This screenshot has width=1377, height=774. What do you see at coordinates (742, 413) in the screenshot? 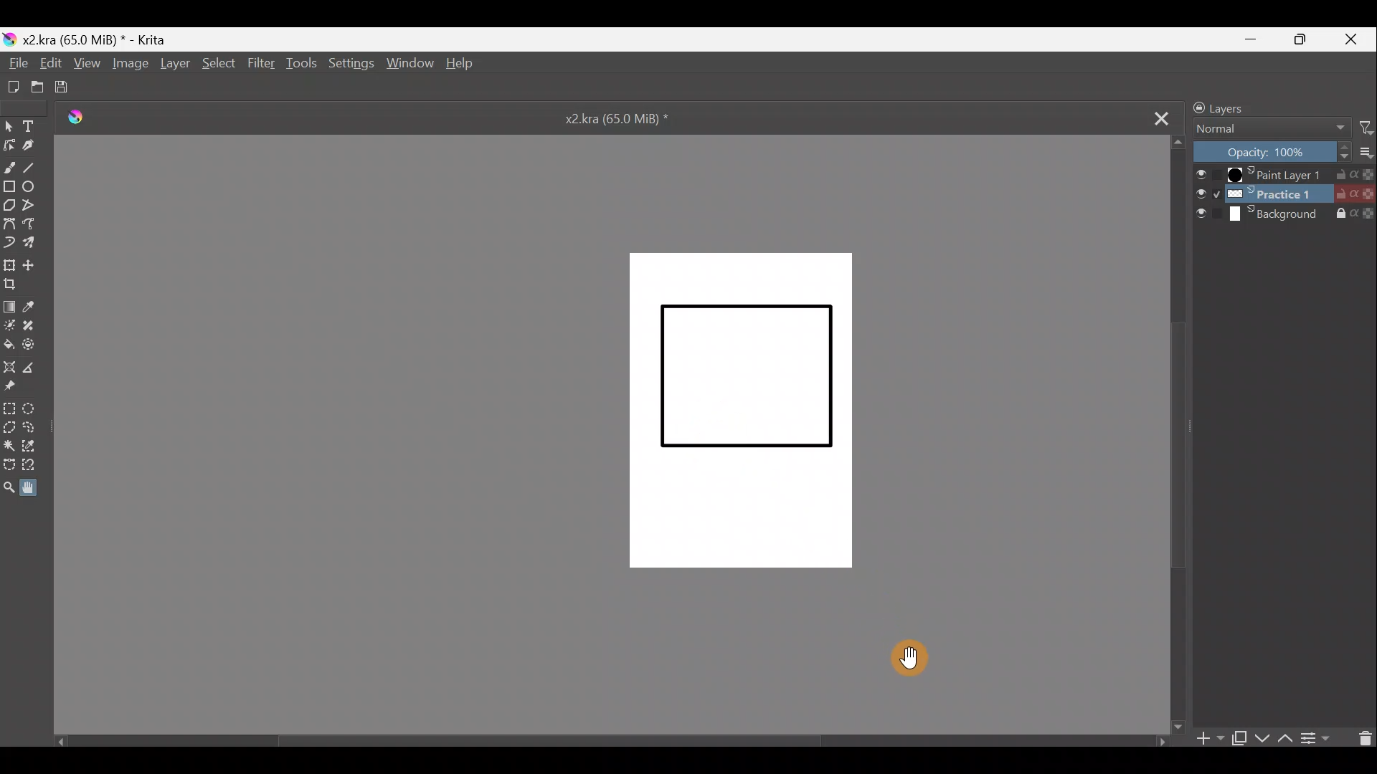
I see `Canvas after panning` at bounding box center [742, 413].